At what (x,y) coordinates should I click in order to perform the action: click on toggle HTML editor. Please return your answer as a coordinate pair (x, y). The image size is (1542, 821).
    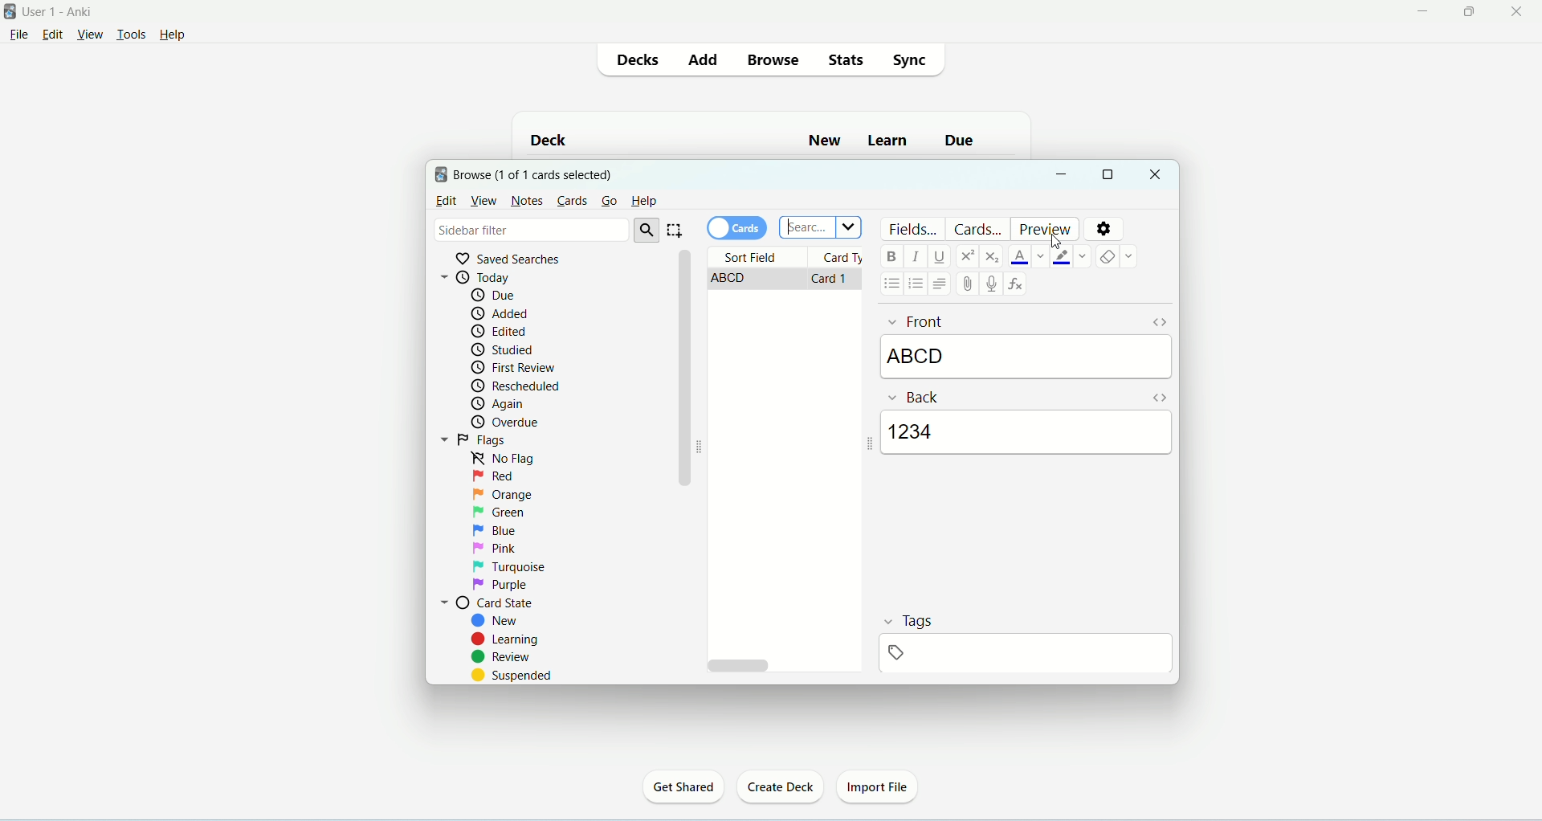
    Looking at the image, I should click on (1158, 397).